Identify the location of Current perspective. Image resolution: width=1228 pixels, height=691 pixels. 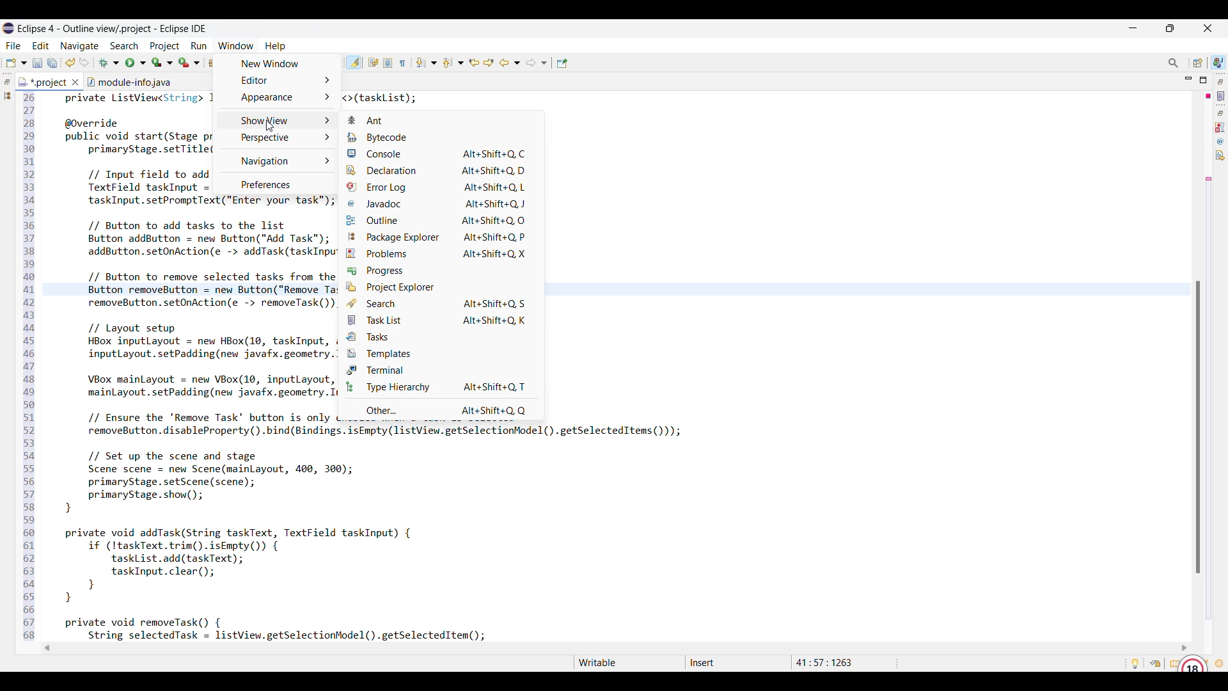
(1218, 62).